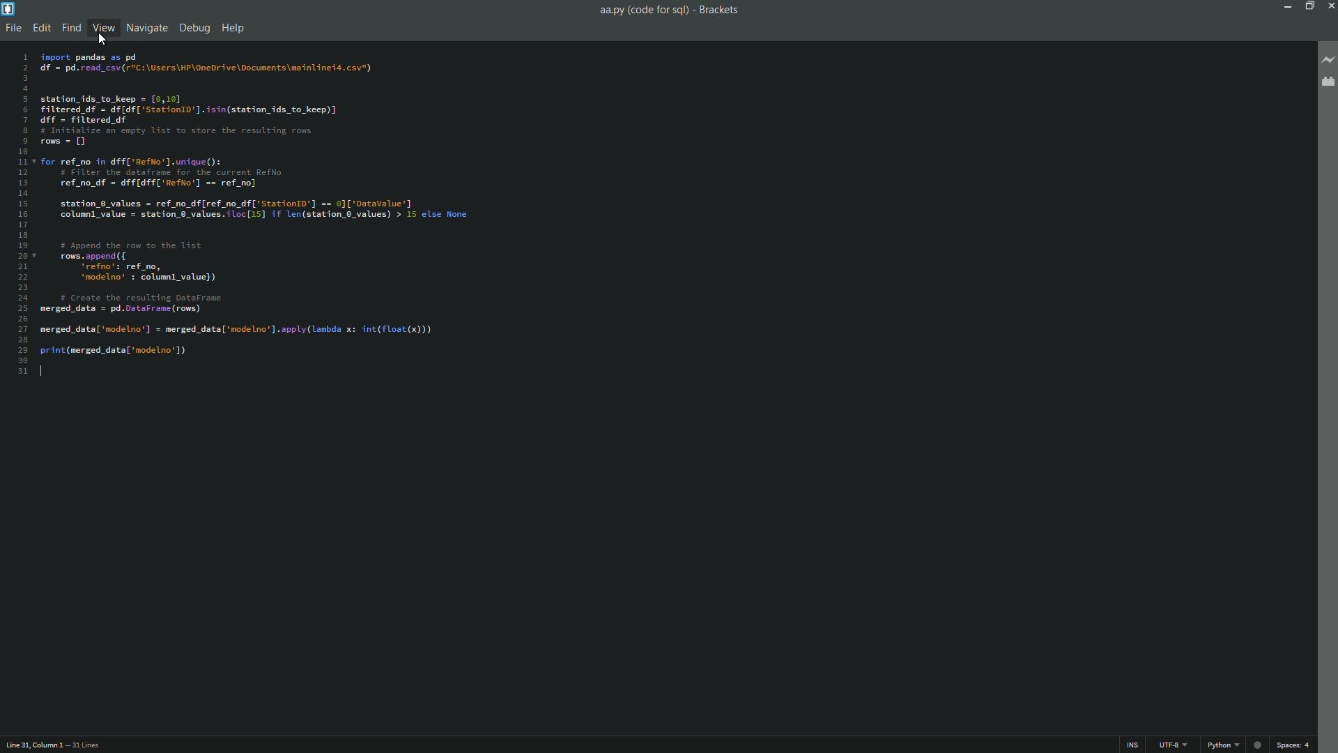 Image resolution: width=1338 pixels, height=753 pixels. What do you see at coordinates (59, 743) in the screenshot?
I see `Line31, Column 1 — 31 Lines.` at bounding box center [59, 743].